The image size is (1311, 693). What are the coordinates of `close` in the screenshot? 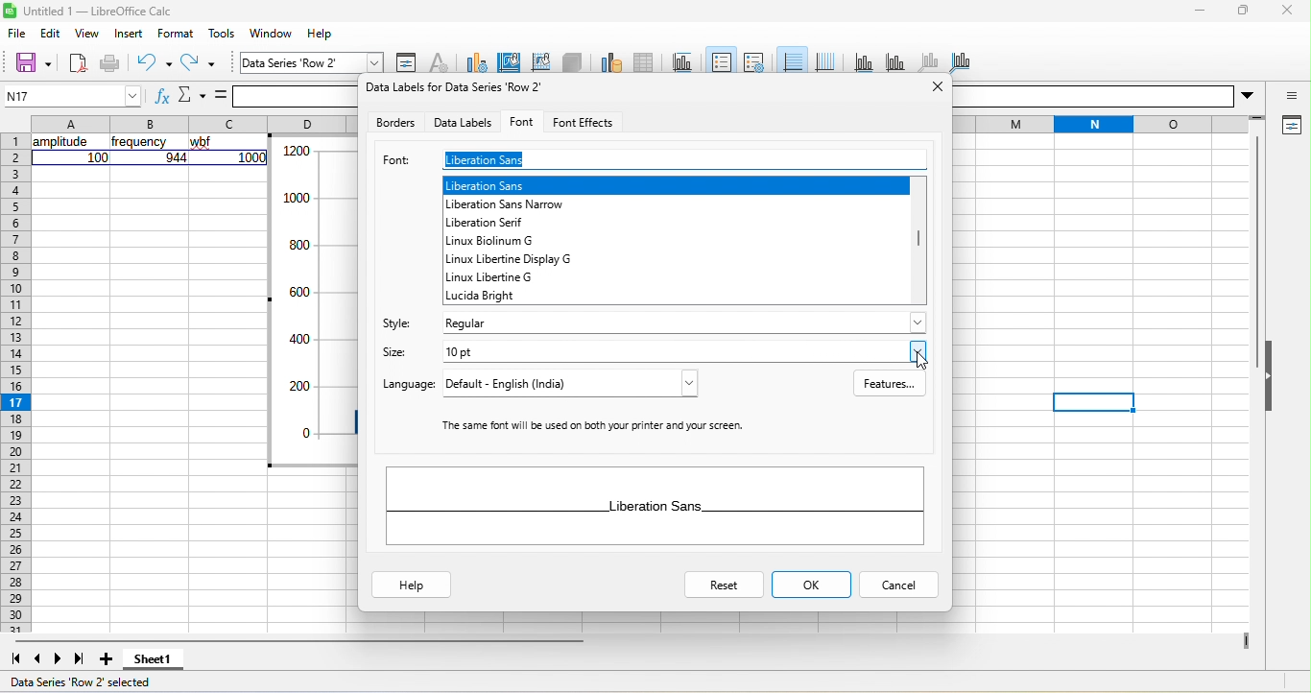 It's located at (937, 92).